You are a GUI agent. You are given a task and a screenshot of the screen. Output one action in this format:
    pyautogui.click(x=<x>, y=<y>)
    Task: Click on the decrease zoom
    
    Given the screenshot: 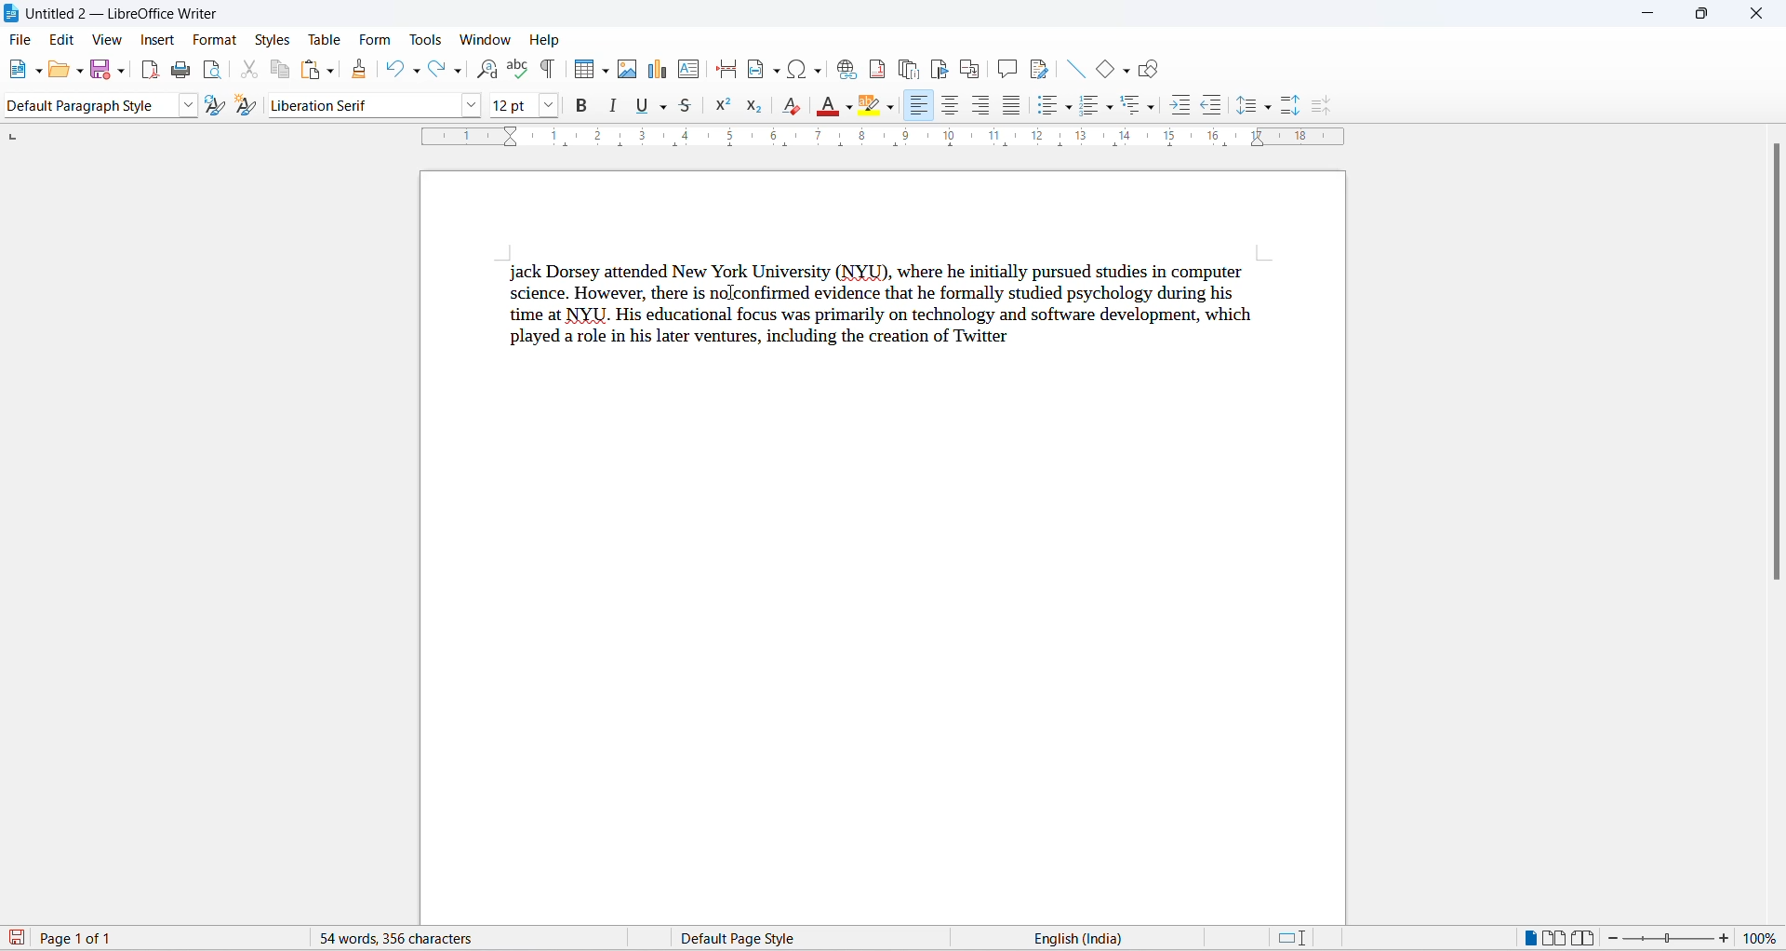 What is the action you would take?
    pyautogui.click(x=1619, y=938)
    